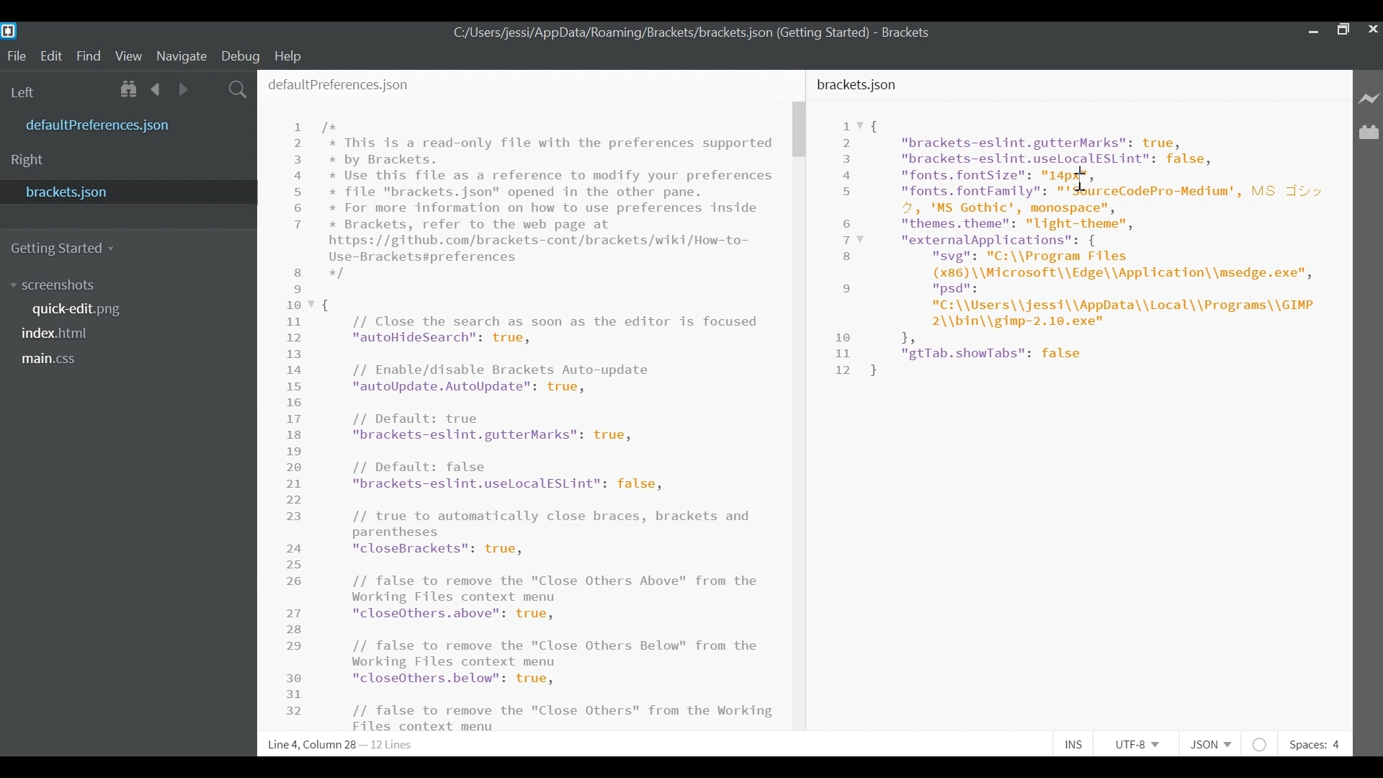  Describe the element at coordinates (1343, 30) in the screenshot. I see `Restore` at that location.